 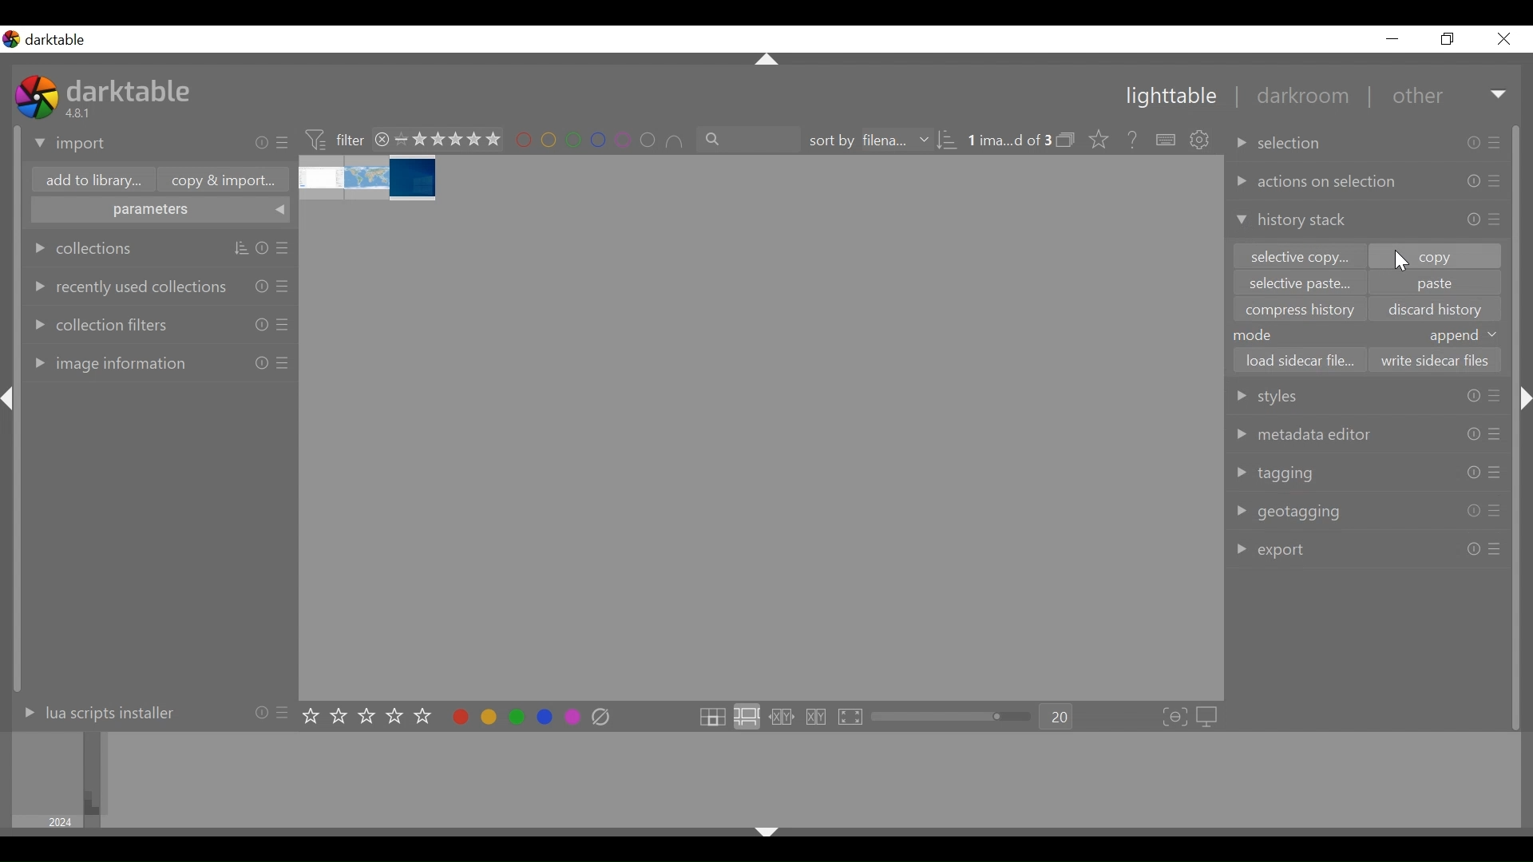 What do you see at coordinates (1008, 140) in the screenshot?
I see `number of image selected` at bounding box center [1008, 140].